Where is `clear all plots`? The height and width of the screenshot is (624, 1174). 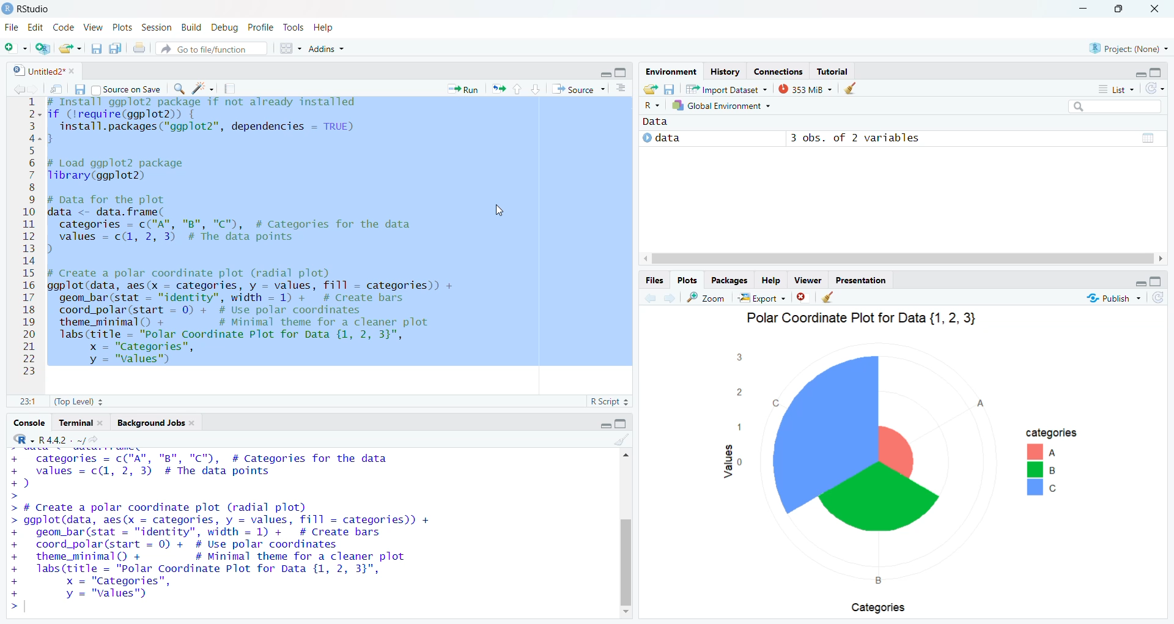 clear all plots is located at coordinates (831, 299).